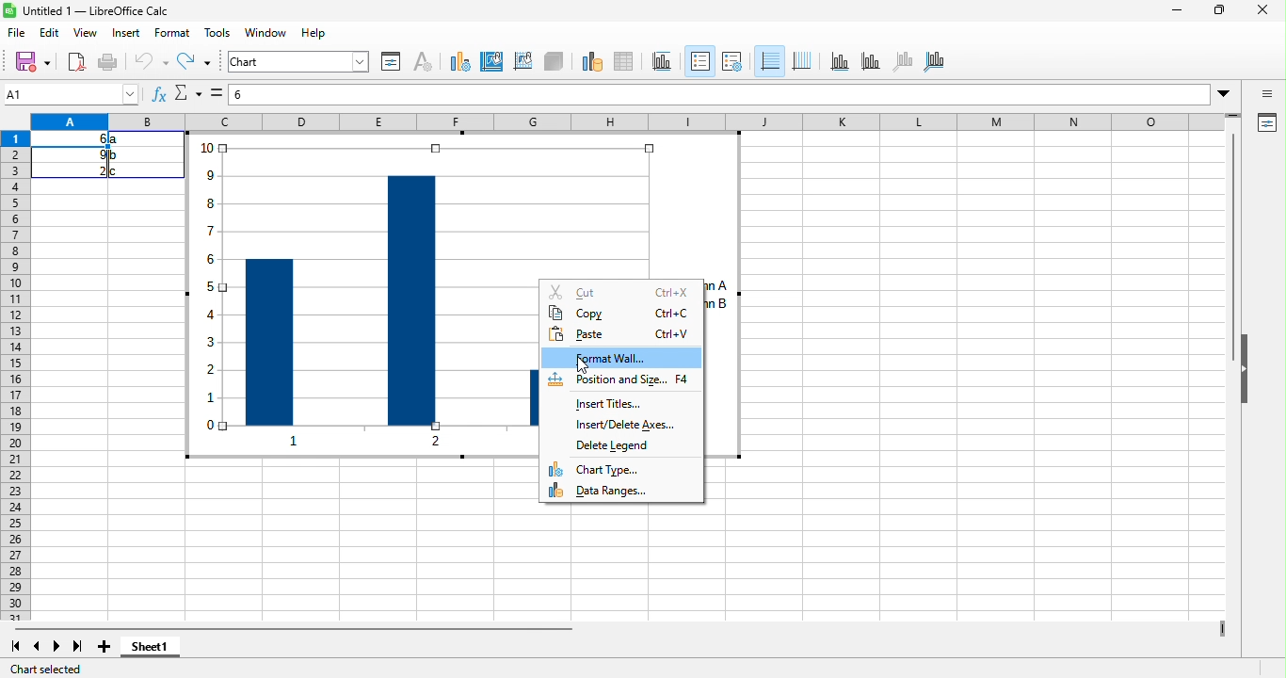 The width and height of the screenshot is (1286, 678). I want to click on cursor movement, so click(582, 363).